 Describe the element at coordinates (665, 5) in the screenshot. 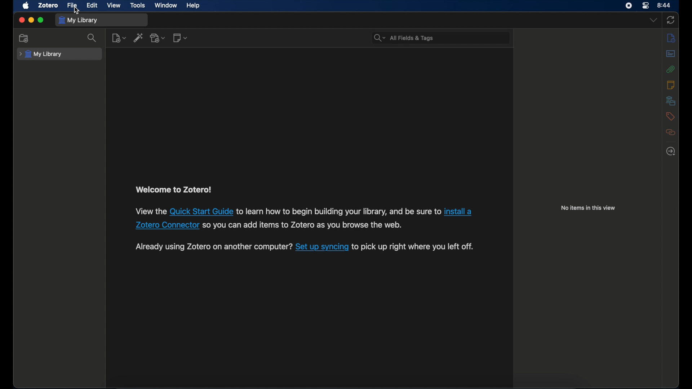

I see `8.44` at that location.